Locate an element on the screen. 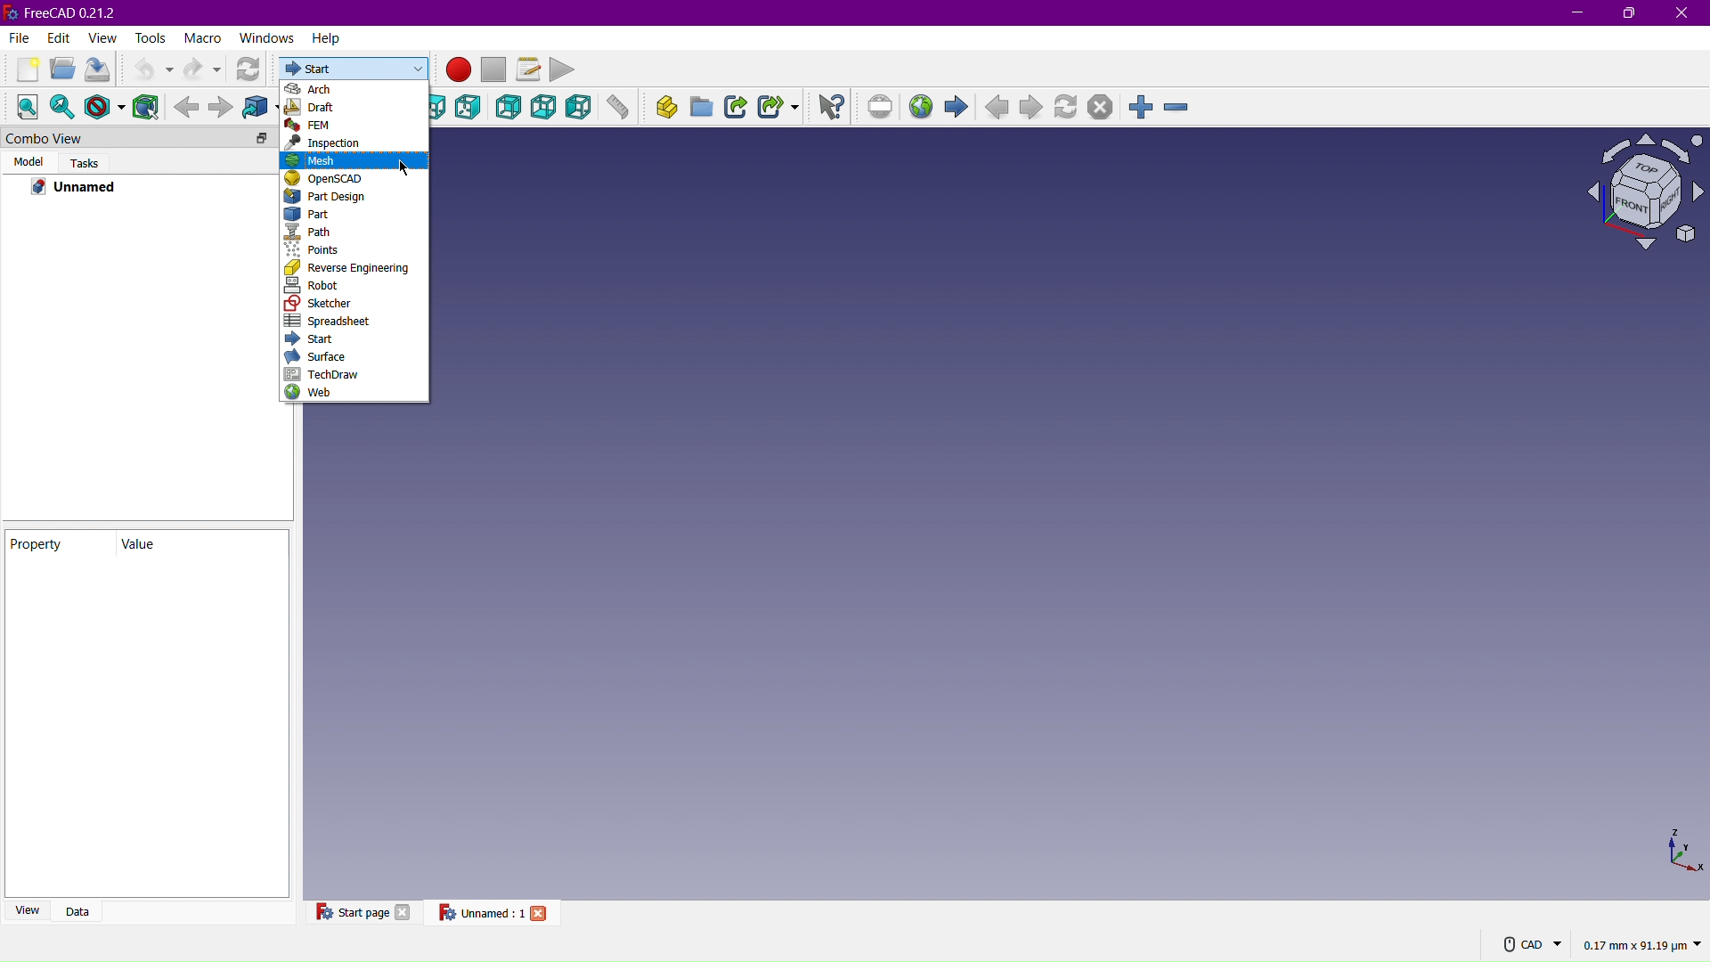 This screenshot has height=962, width=1710. Start is located at coordinates (314, 338).